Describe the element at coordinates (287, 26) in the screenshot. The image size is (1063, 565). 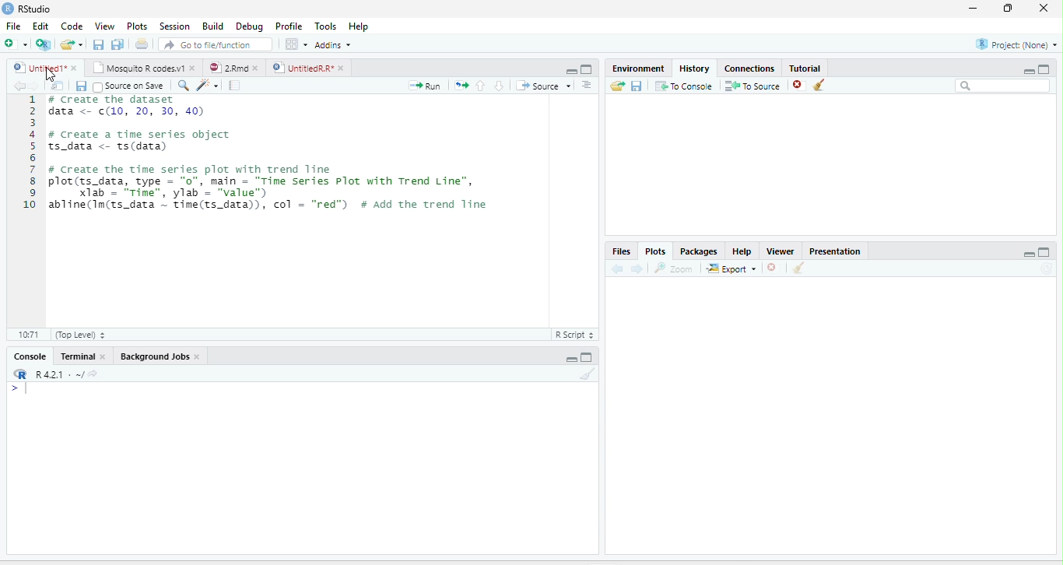
I see `Profile` at that location.